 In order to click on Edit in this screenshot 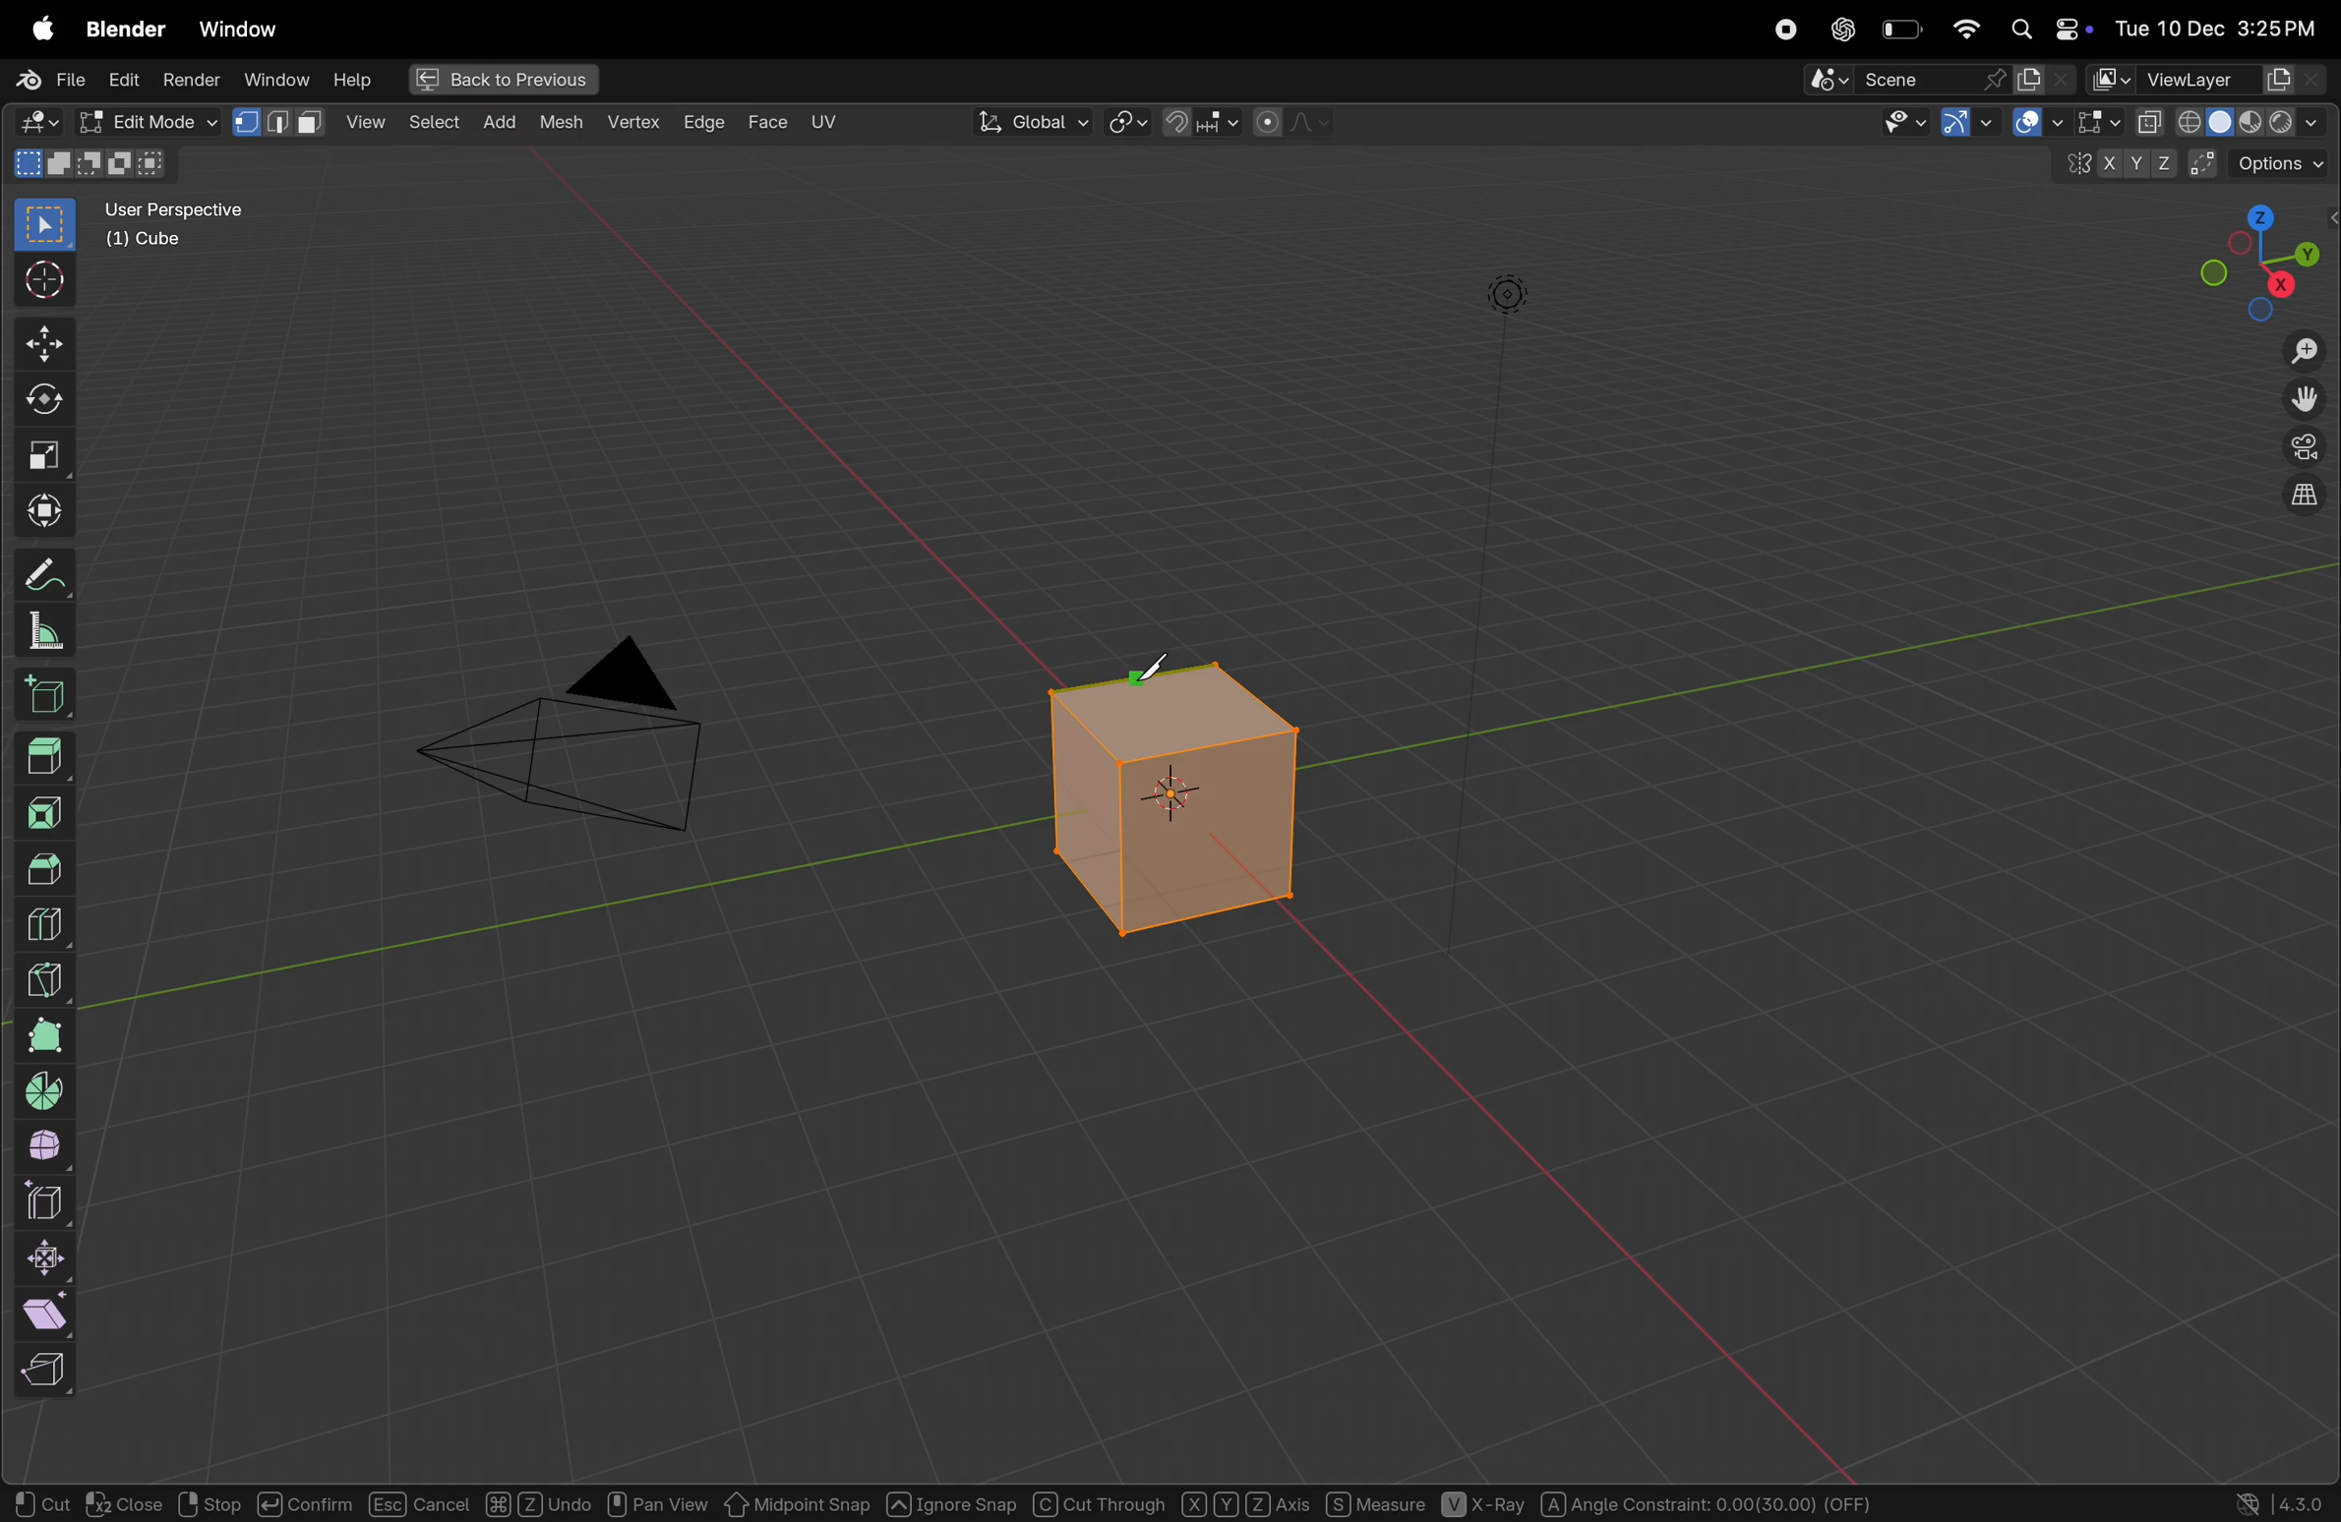, I will do `click(125, 79)`.